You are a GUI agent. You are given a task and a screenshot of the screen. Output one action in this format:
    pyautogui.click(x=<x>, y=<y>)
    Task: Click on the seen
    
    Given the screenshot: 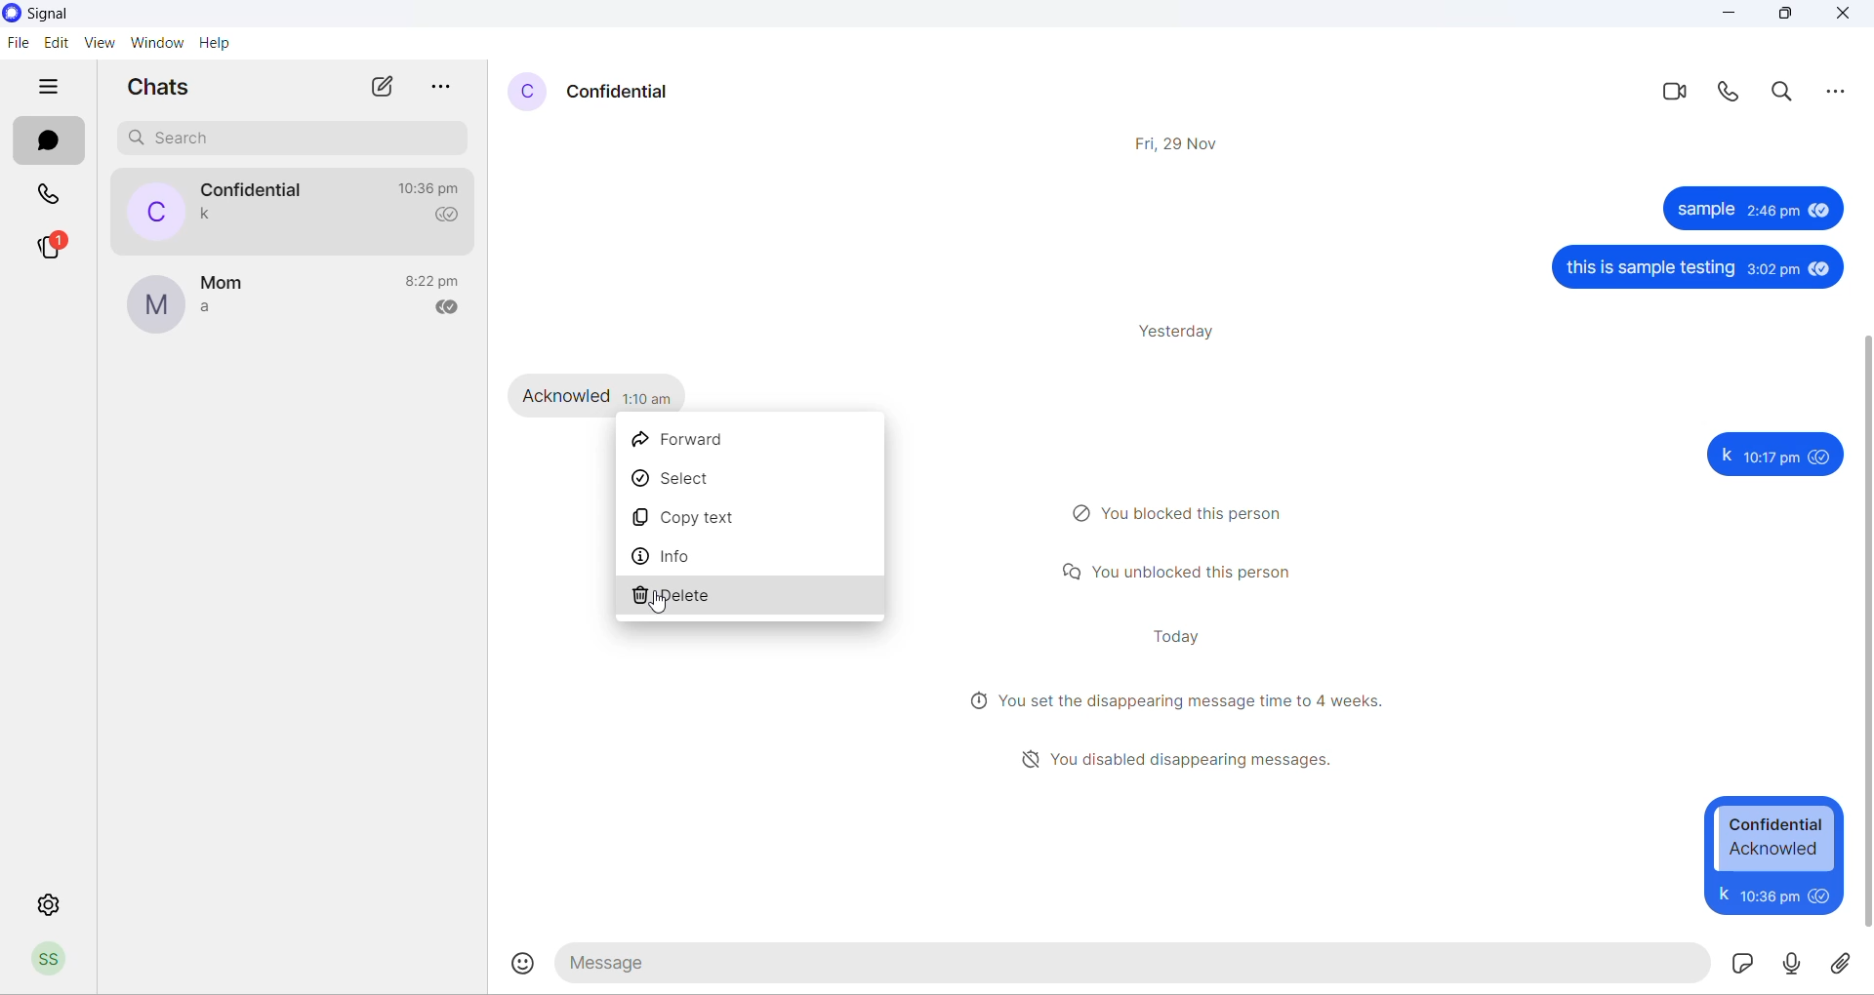 What is the action you would take?
    pyautogui.click(x=1822, y=210)
    